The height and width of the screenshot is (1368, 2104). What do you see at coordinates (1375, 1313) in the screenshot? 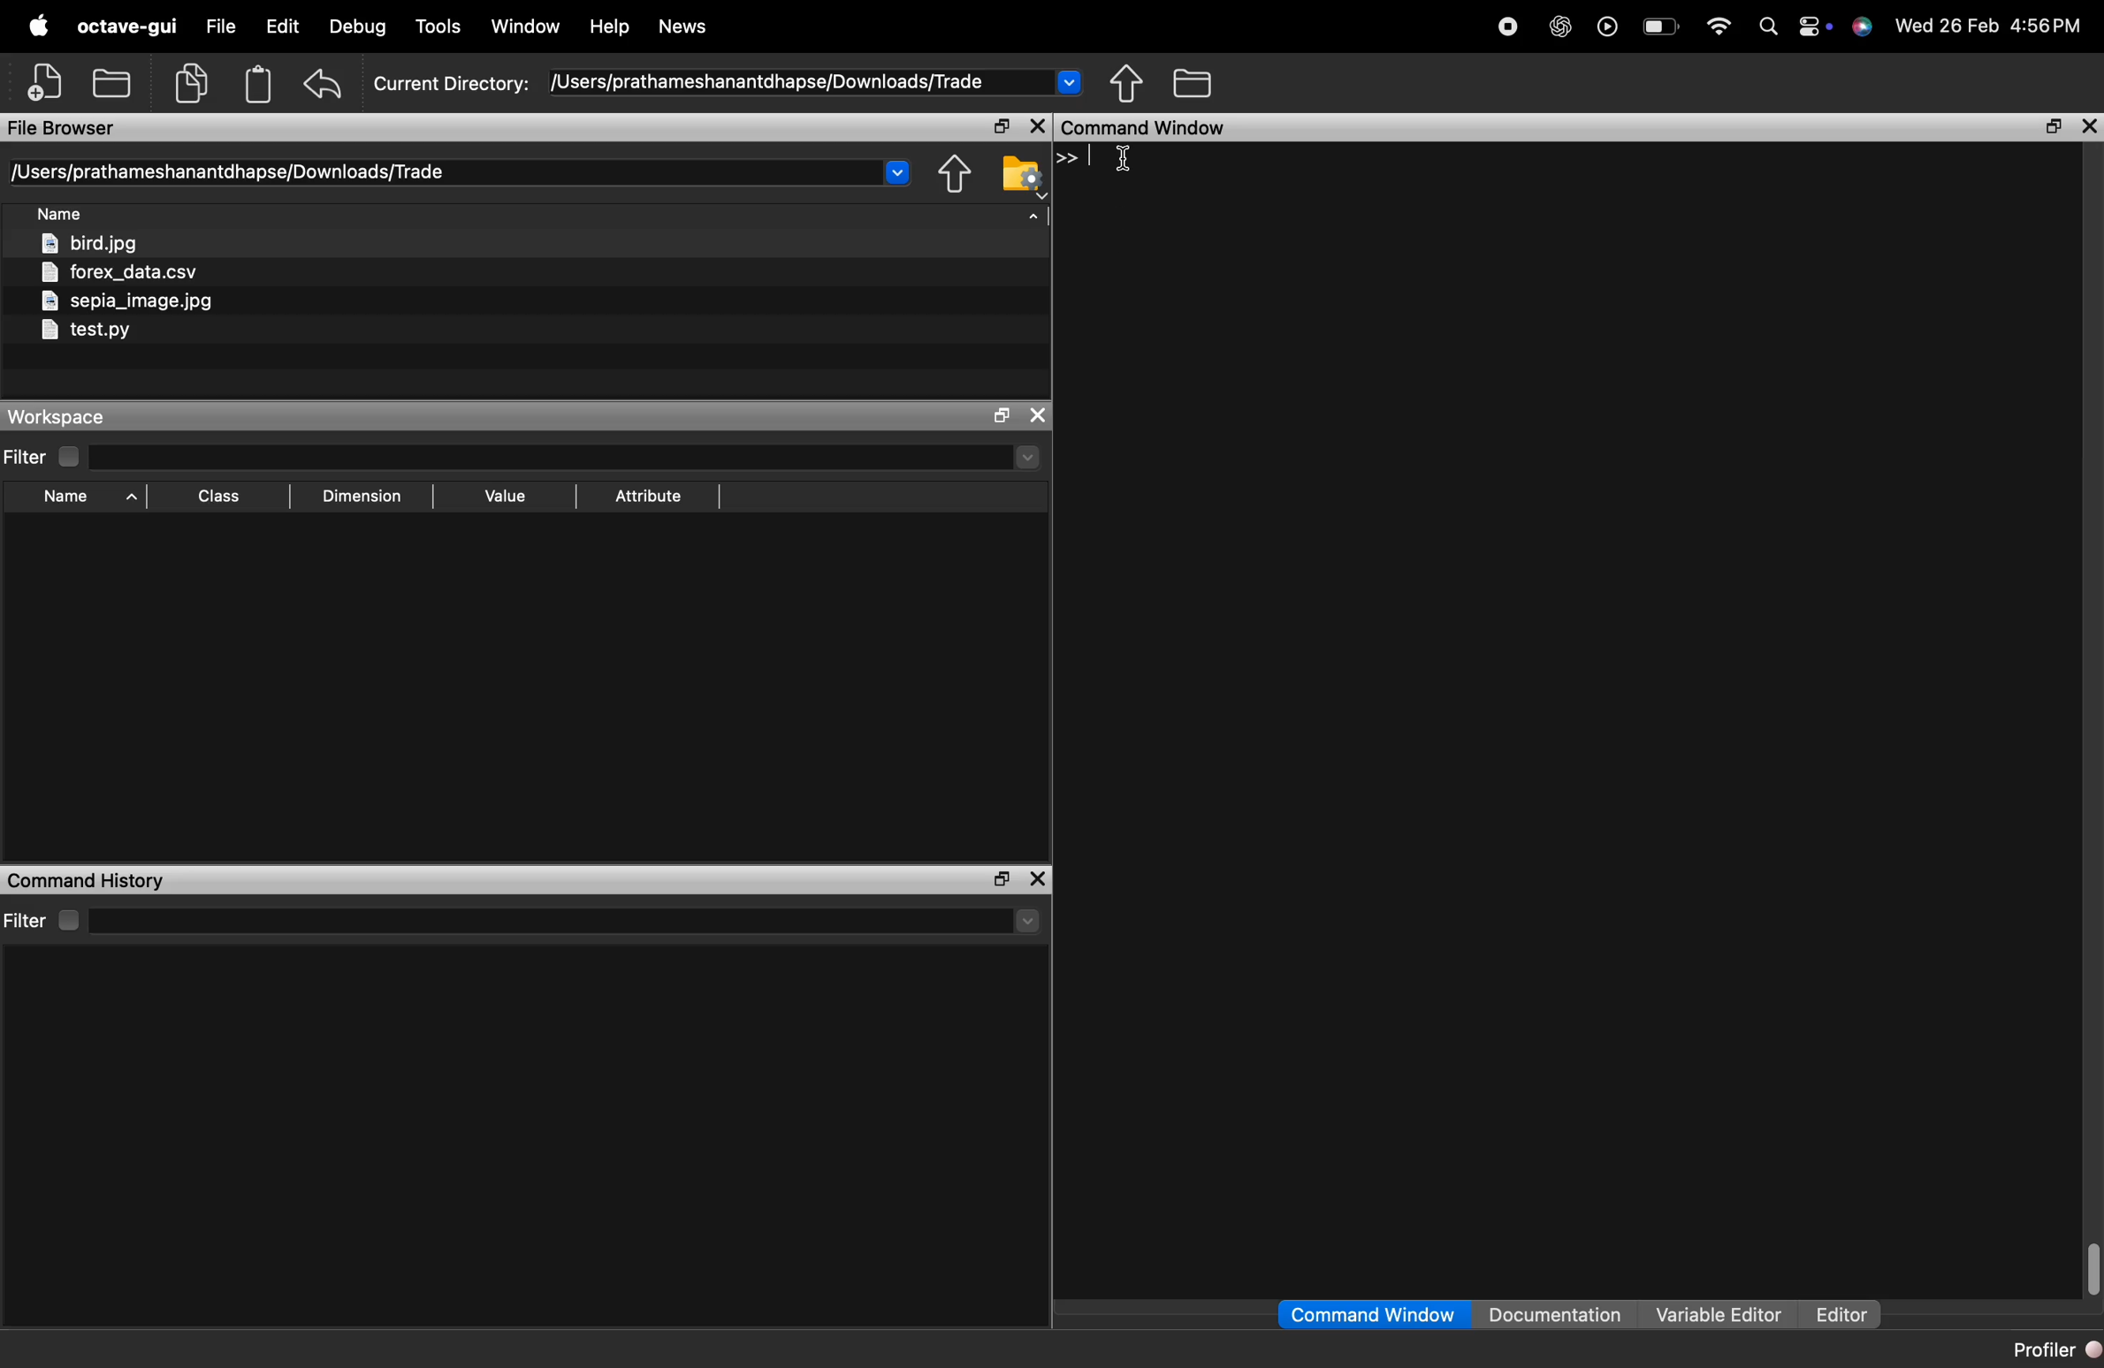
I see `Command Window` at bounding box center [1375, 1313].